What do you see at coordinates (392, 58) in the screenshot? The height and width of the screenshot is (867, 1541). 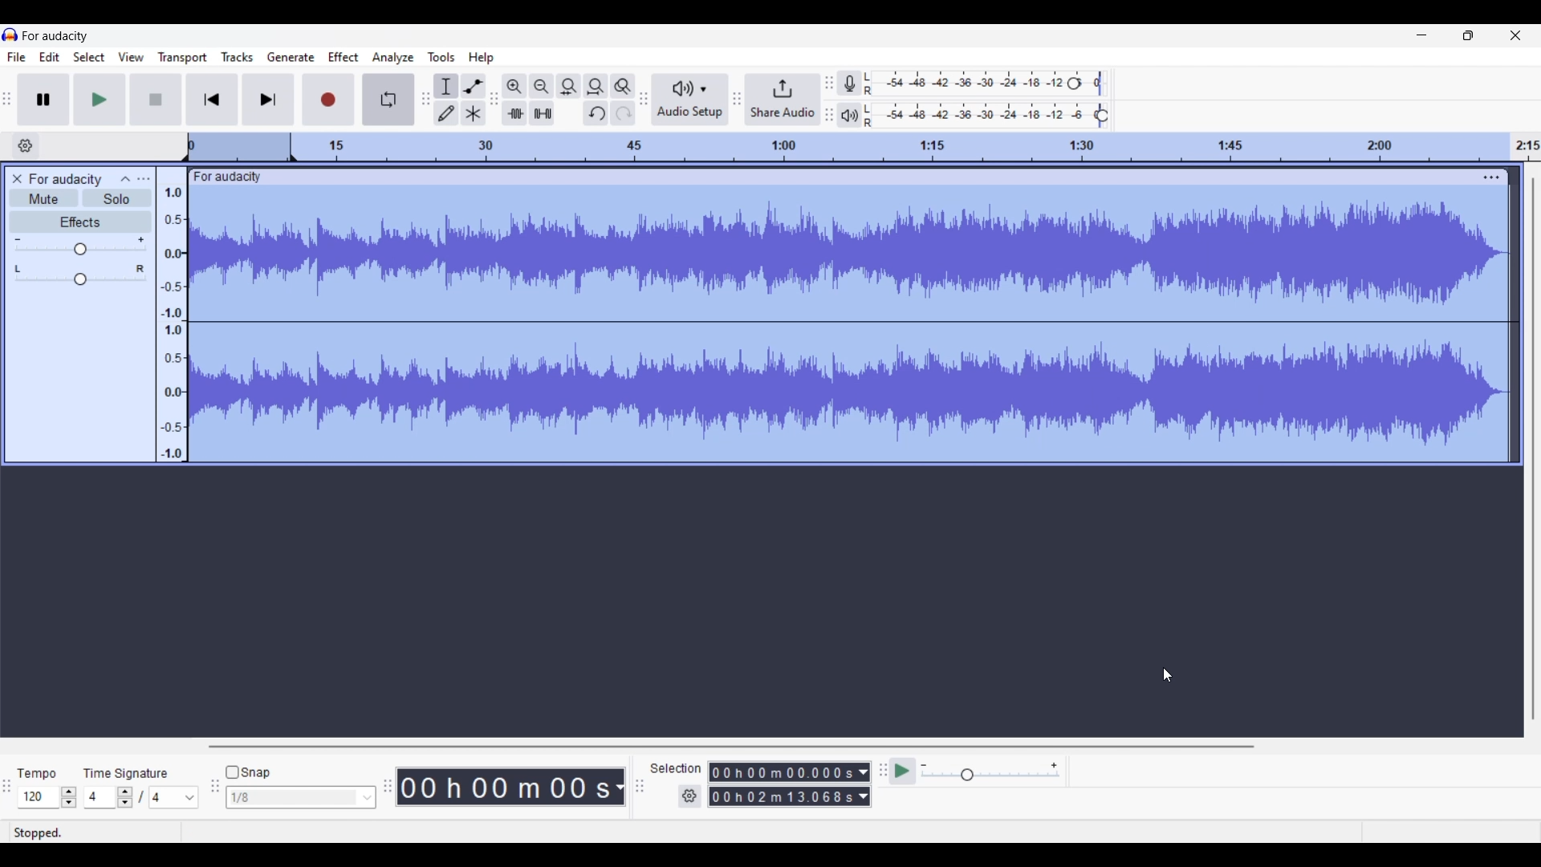 I see `Analyze menu` at bounding box center [392, 58].